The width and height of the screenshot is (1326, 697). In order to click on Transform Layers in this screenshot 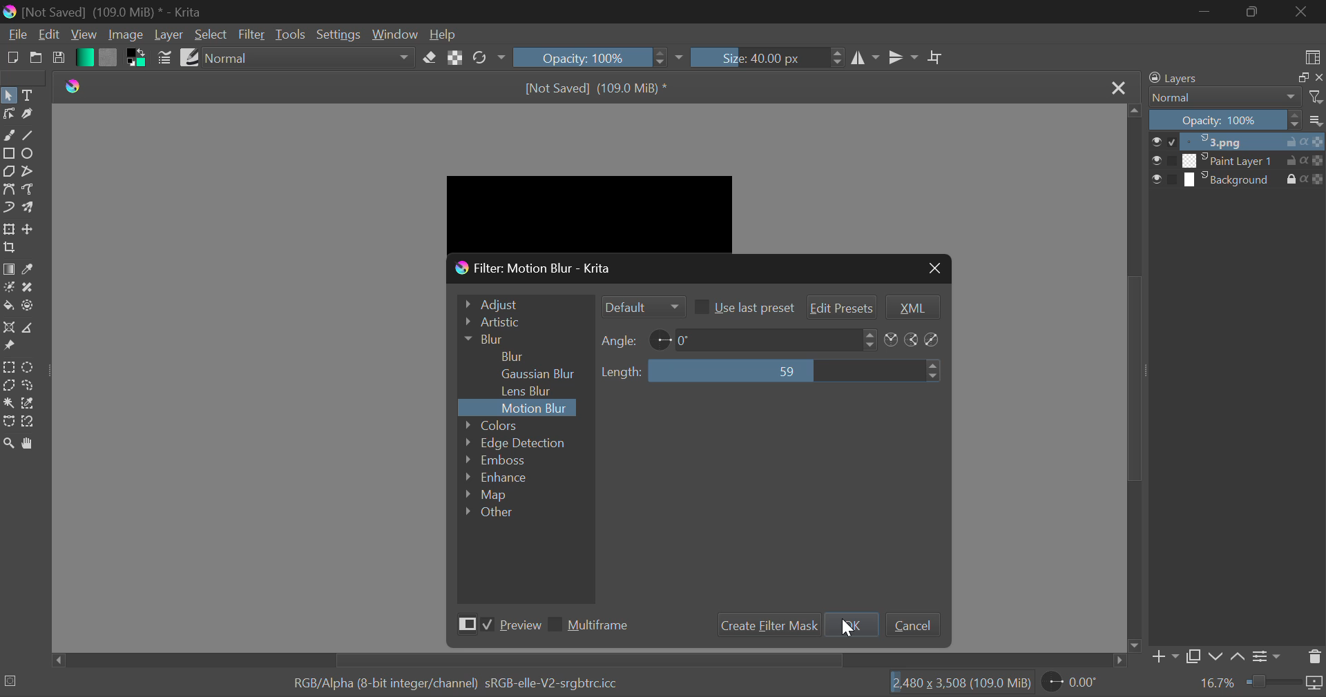, I will do `click(9, 230)`.